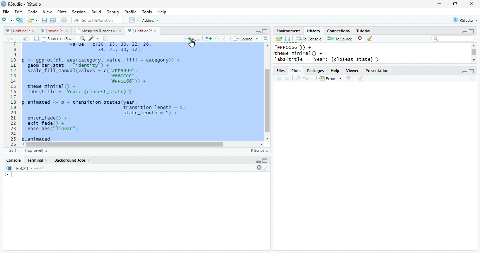 The image size is (480, 253). Describe the element at coordinates (217, 39) in the screenshot. I see `up` at that location.